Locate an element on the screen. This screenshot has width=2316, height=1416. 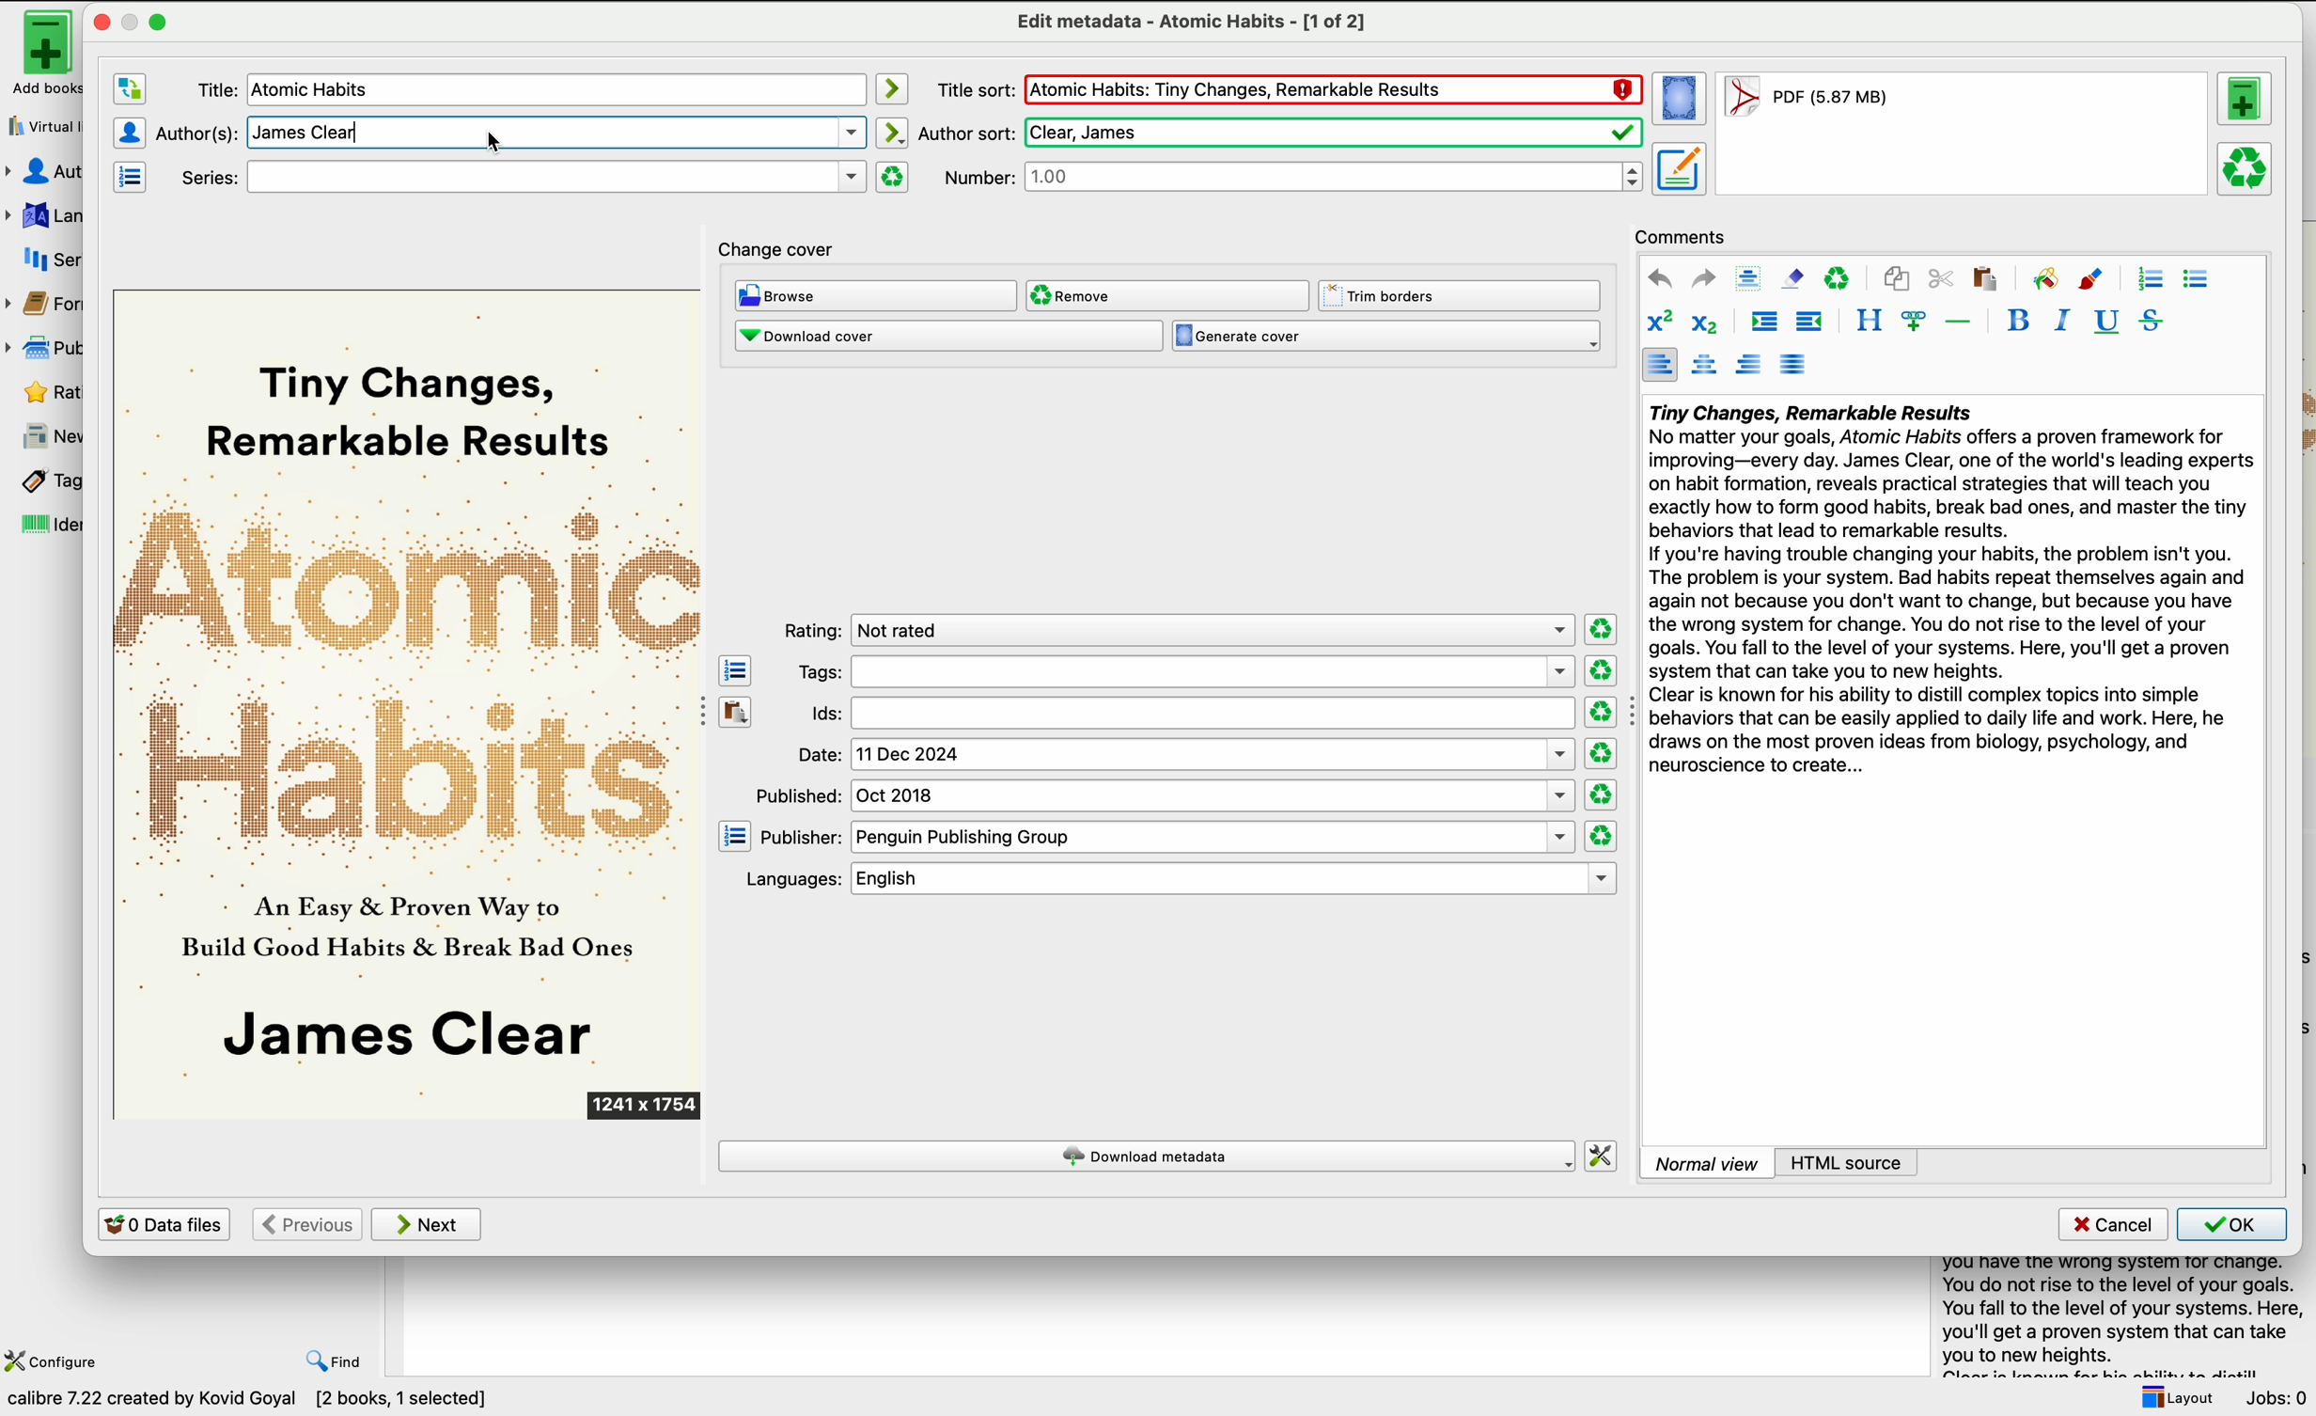
title sort: is located at coordinates (974, 89).